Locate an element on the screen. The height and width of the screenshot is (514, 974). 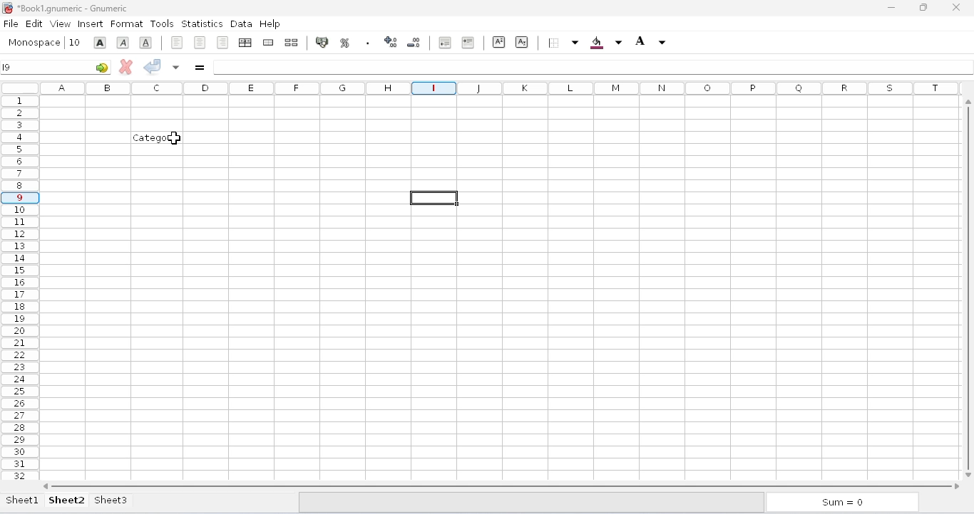
accept changes to multiple cells is located at coordinates (176, 67).